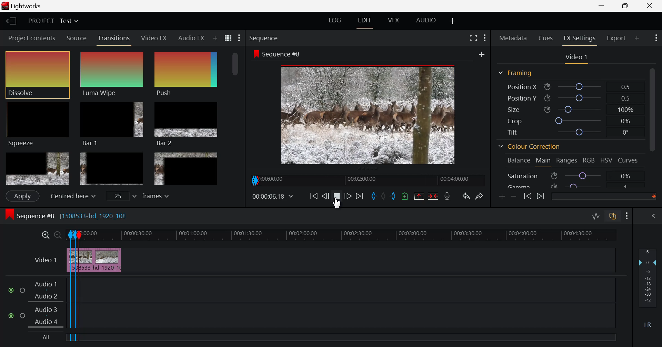 This screenshot has width=662, height=347. I want to click on HSV, so click(606, 161).